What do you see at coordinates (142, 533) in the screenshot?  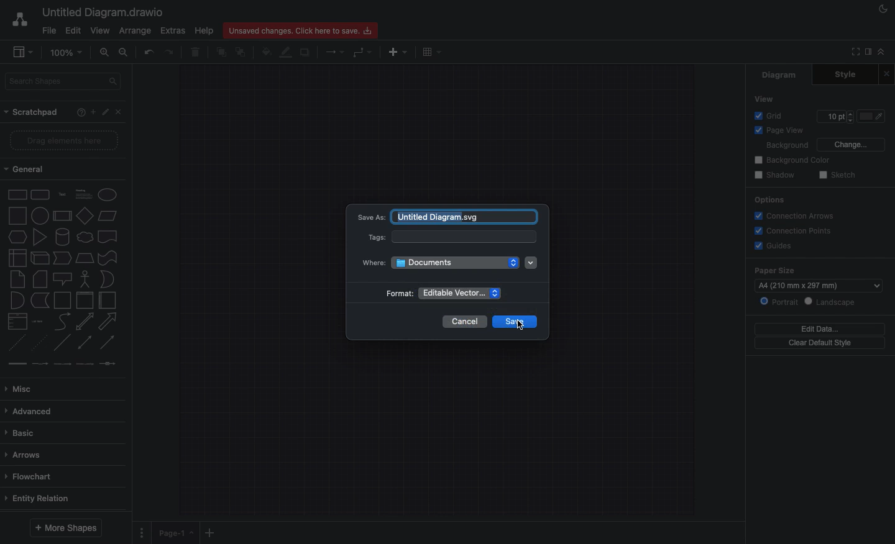 I see `Options` at bounding box center [142, 533].